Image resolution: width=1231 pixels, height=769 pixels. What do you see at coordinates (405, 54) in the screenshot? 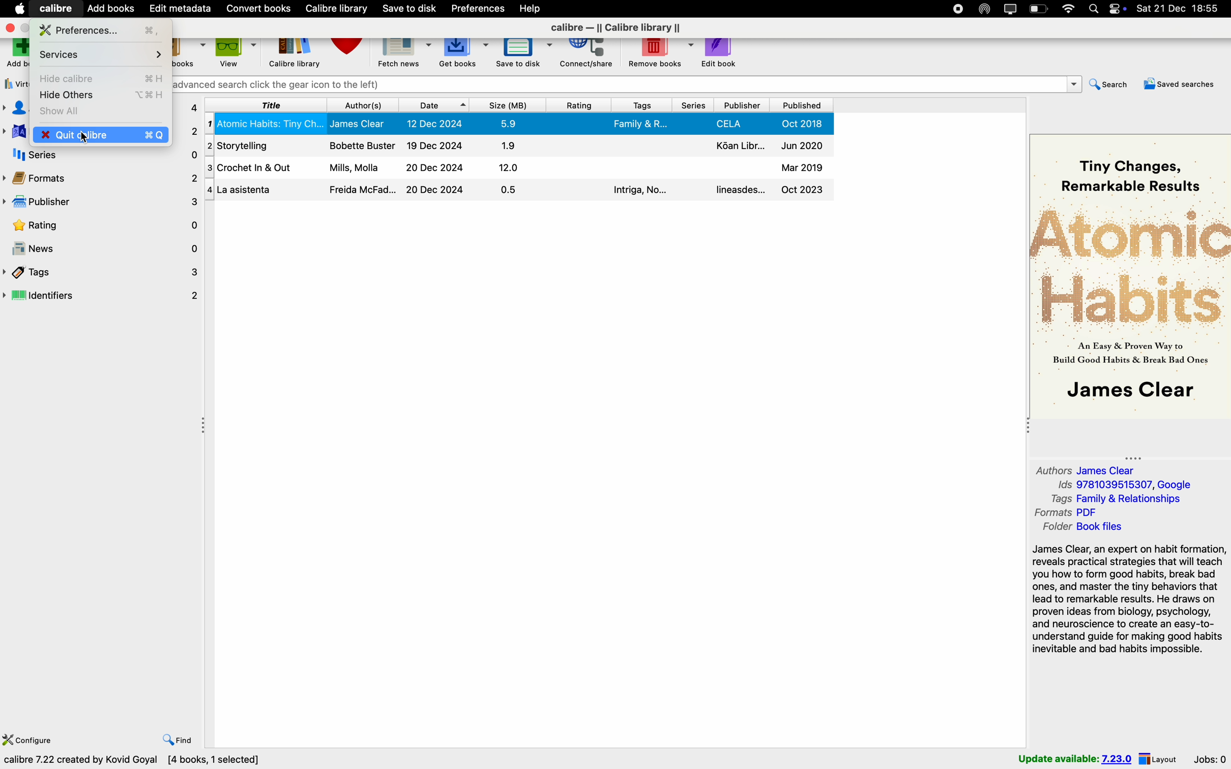
I see `fetch news` at bounding box center [405, 54].